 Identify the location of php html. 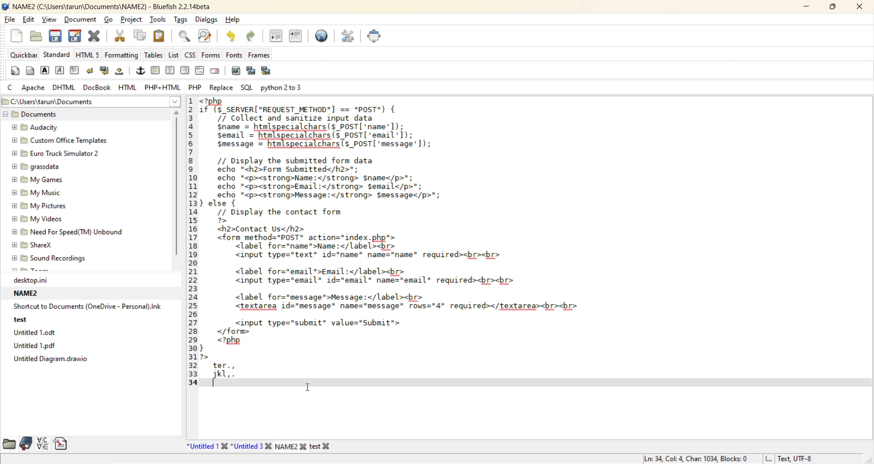
(163, 86).